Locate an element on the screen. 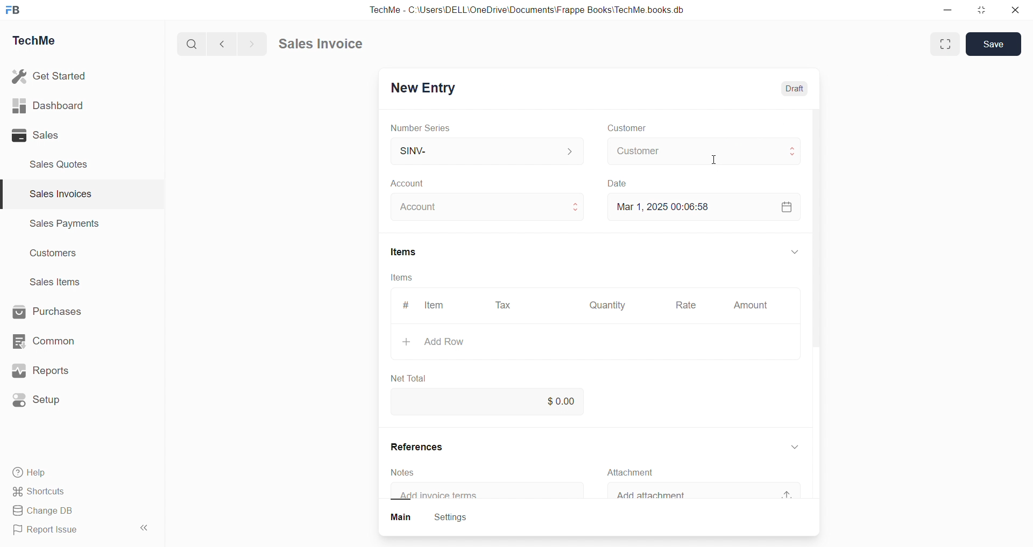  Items is located at coordinates (411, 252).